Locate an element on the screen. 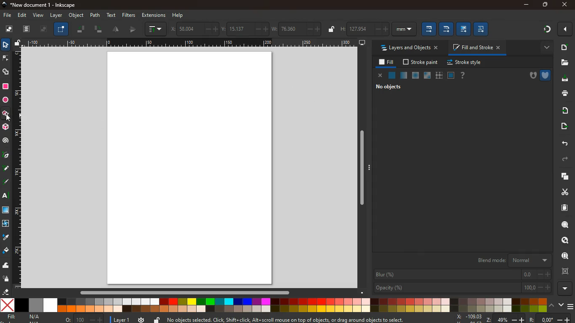 The height and width of the screenshot is (323, 575). blend mode is located at coordinates (509, 260).